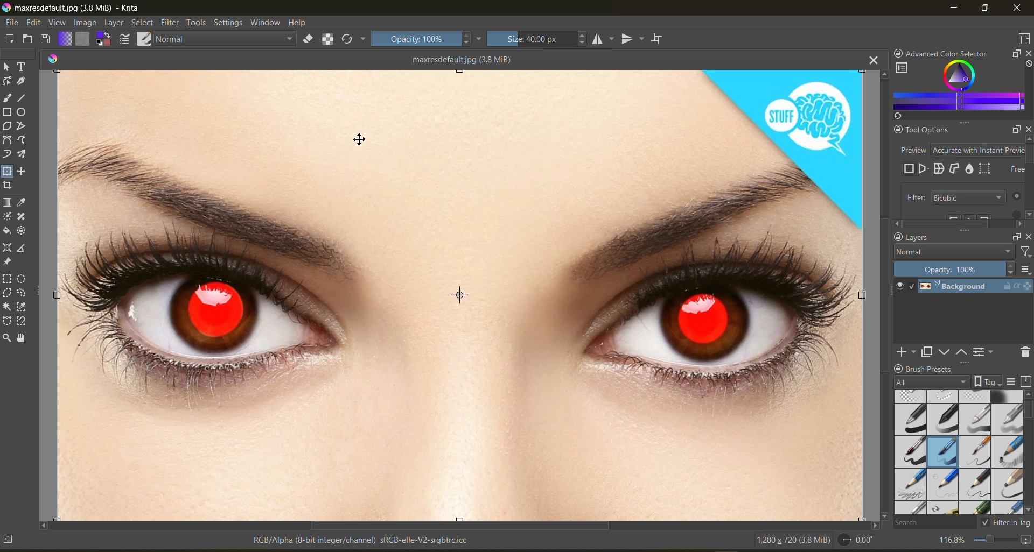  What do you see at coordinates (910, 169) in the screenshot?
I see `free` at bounding box center [910, 169].